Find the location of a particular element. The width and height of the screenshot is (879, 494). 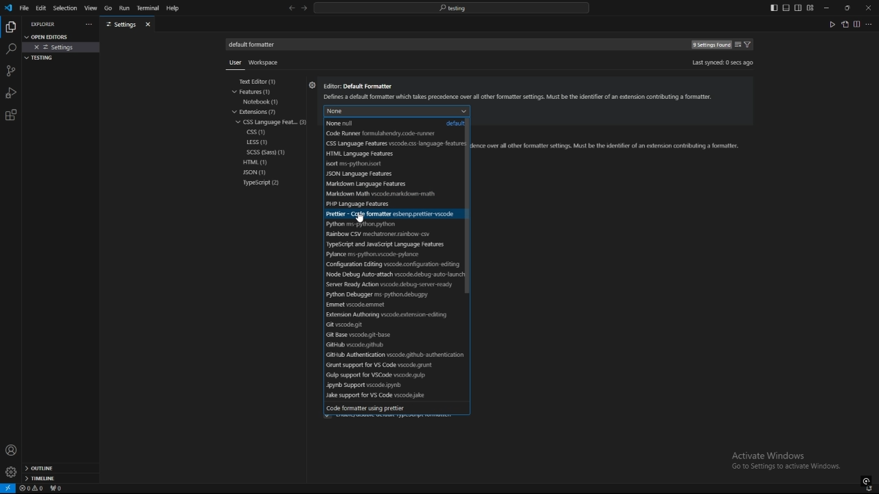

code formatter using prettier is located at coordinates (391, 408).